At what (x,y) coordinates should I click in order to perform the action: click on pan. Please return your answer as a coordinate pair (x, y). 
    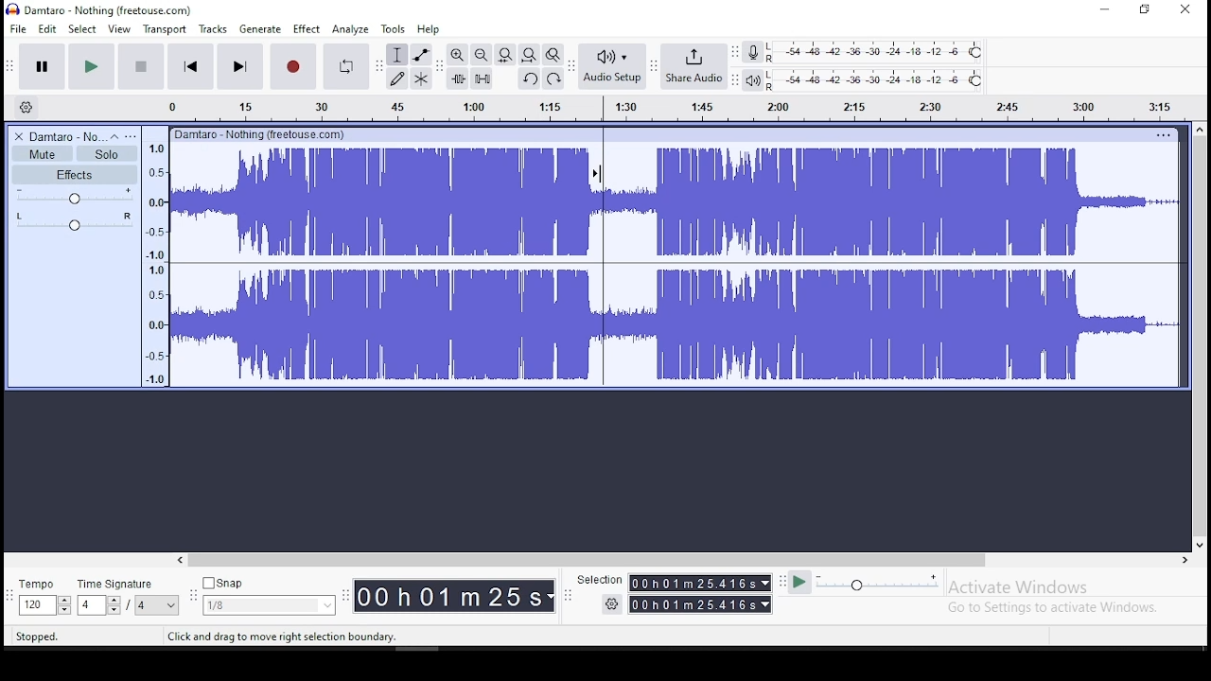
    Looking at the image, I should click on (74, 225).